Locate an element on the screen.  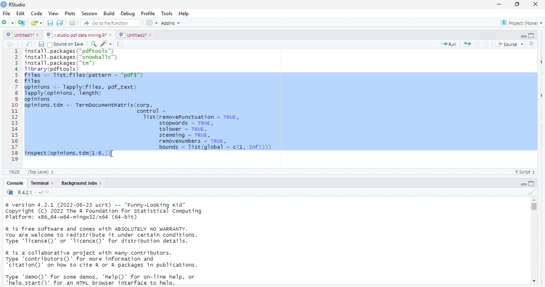
go to next section/chunk is located at coordinates (487, 44).